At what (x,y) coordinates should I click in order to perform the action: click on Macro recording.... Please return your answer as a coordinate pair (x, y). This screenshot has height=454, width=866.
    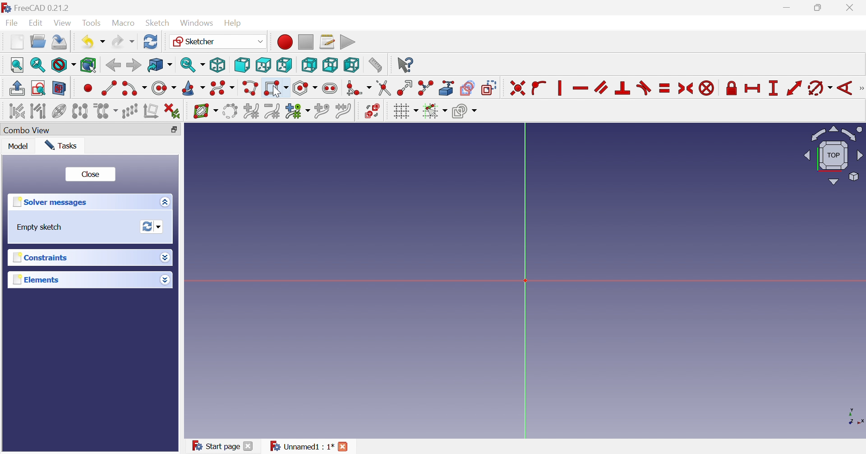
    Looking at the image, I should click on (284, 42).